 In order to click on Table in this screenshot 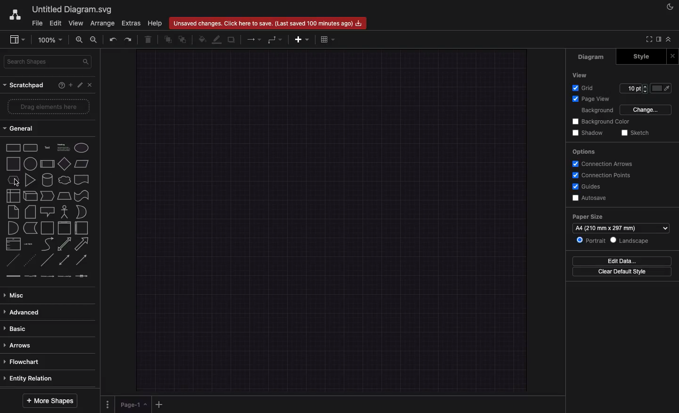, I will do `click(326, 41)`.